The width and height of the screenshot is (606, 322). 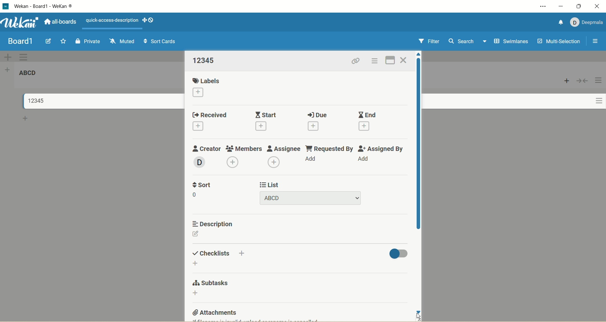 What do you see at coordinates (597, 6) in the screenshot?
I see `close` at bounding box center [597, 6].